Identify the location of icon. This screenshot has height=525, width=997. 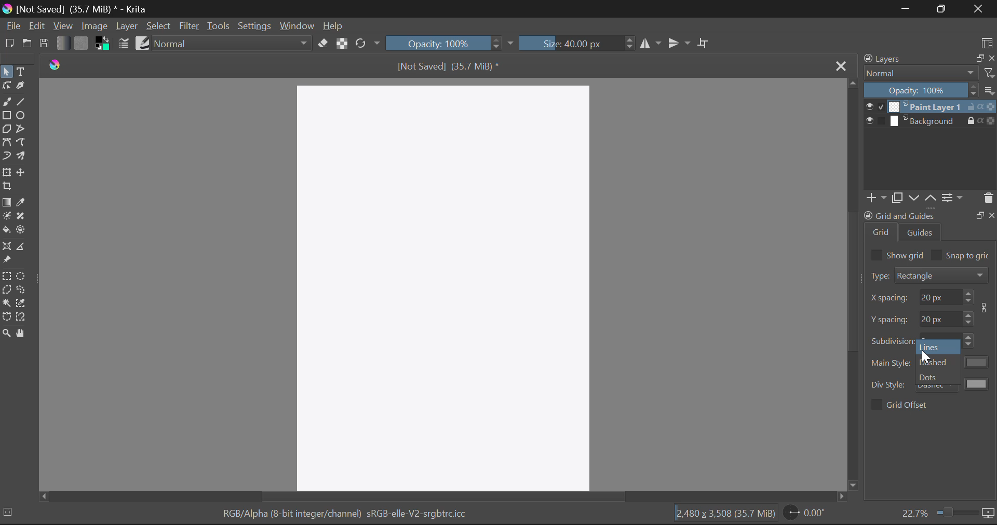
(987, 308).